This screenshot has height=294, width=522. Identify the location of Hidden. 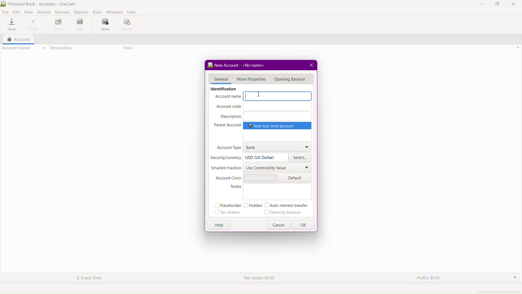
(252, 205).